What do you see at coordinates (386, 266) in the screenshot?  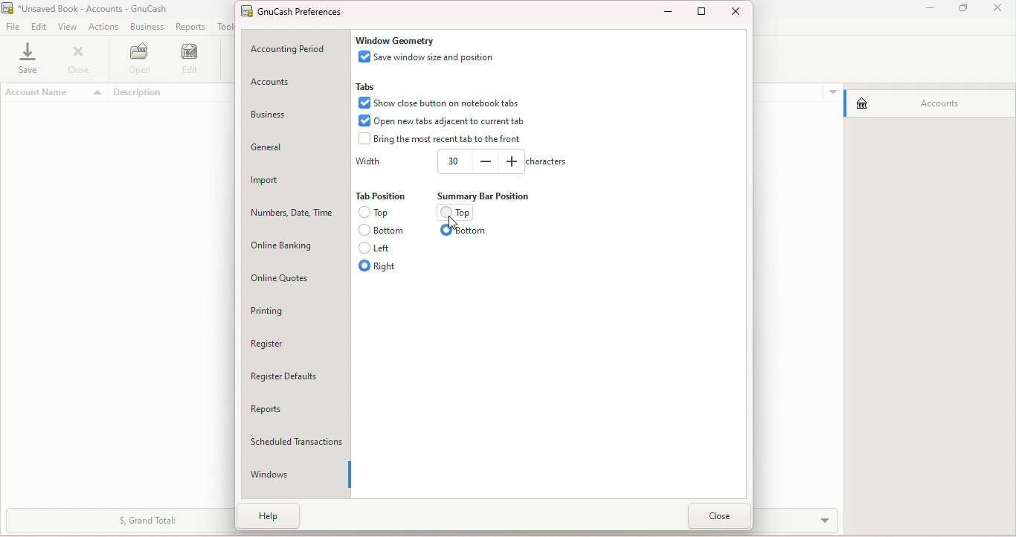 I see `Right` at bounding box center [386, 266].